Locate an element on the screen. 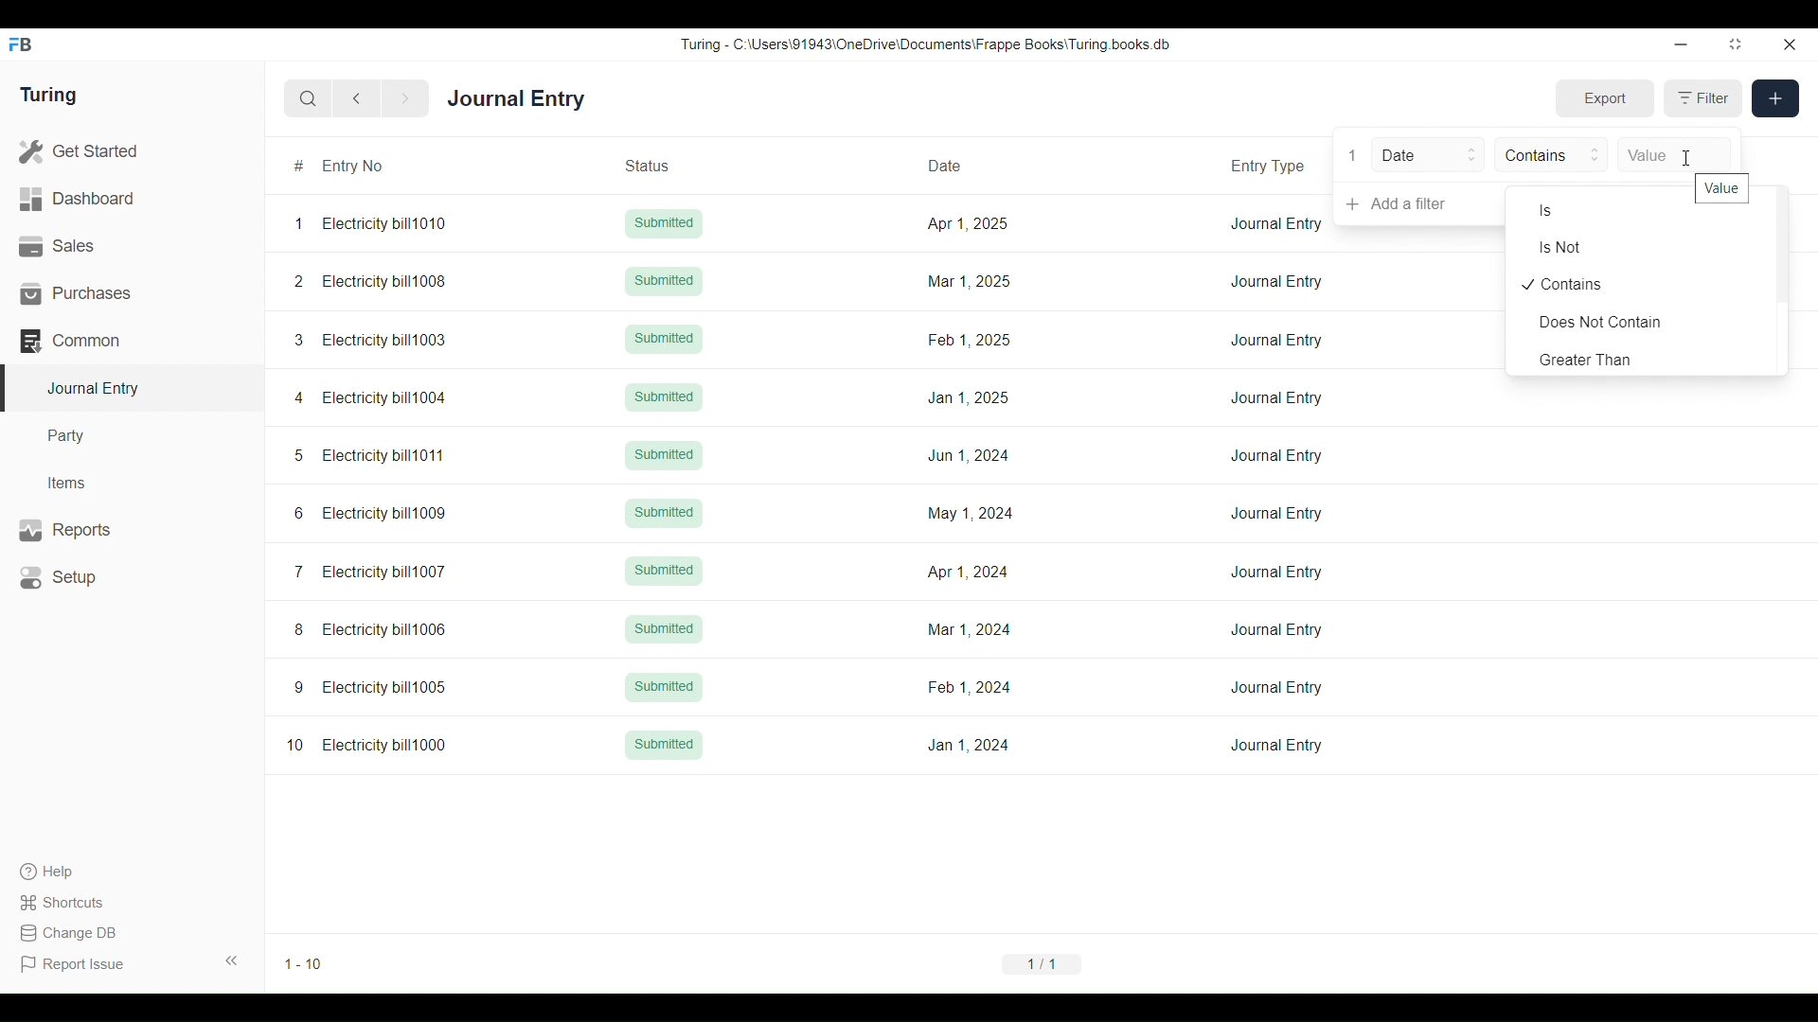  Is is located at coordinates (1601, 210).